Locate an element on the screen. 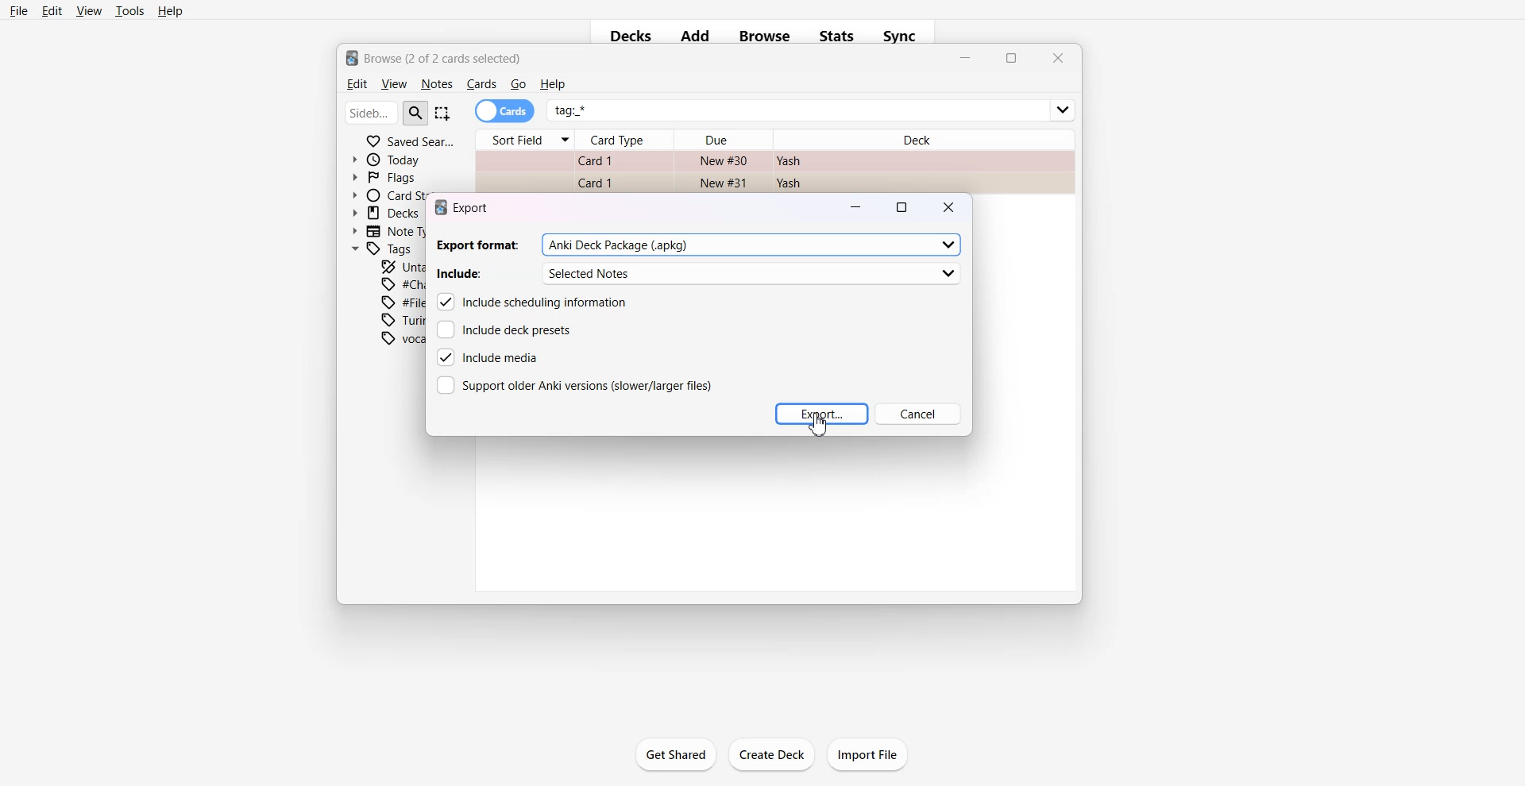 Image resolution: width=1525 pixels, height=786 pixels. Due is located at coordinates (724, 140).